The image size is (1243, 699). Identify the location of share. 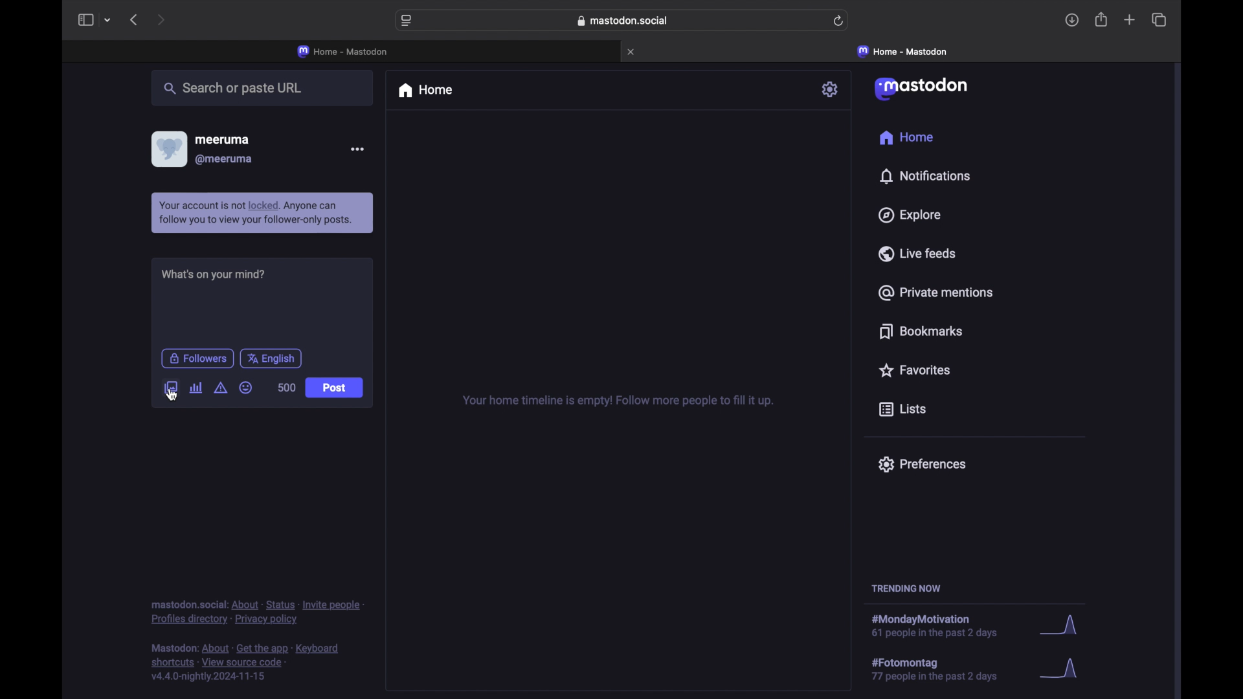
(1101, 20).